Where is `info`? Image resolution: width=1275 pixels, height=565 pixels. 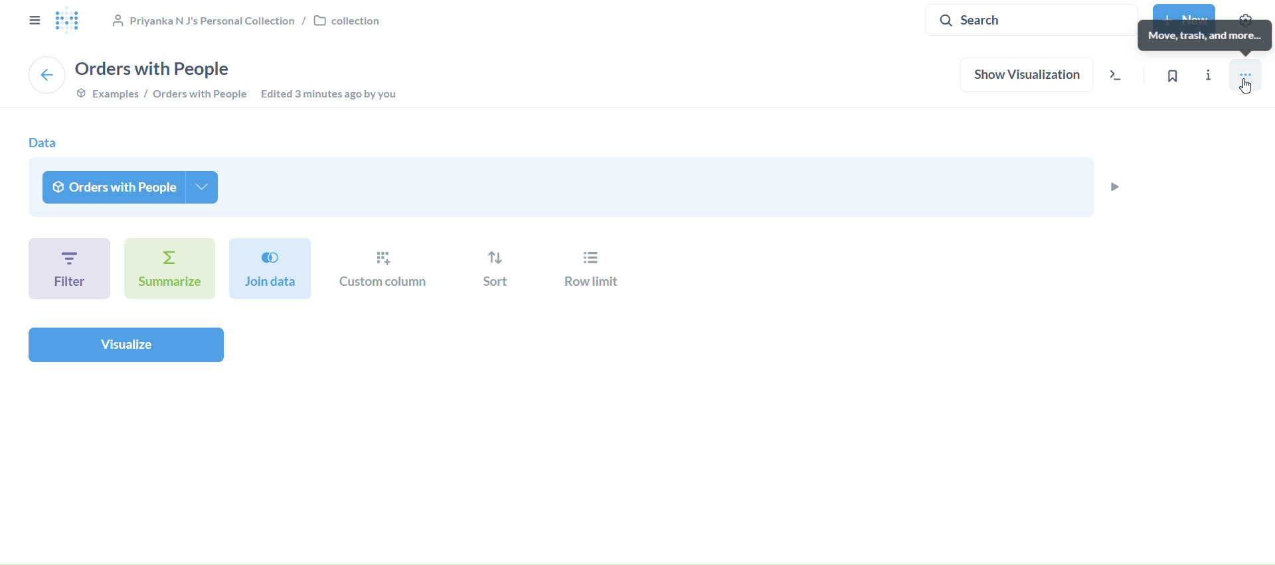
info is located at coordinates (1212, 73).